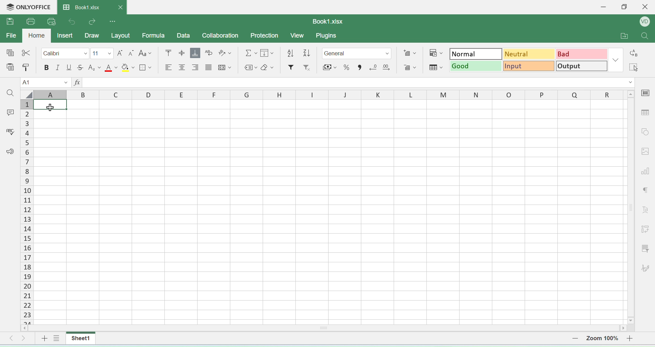 The width and height of the screenshot is (655, 347). What do you see at coordinates (629, 338) in the screenshot?
I see `zoom in` at bounding box center [629, 338].